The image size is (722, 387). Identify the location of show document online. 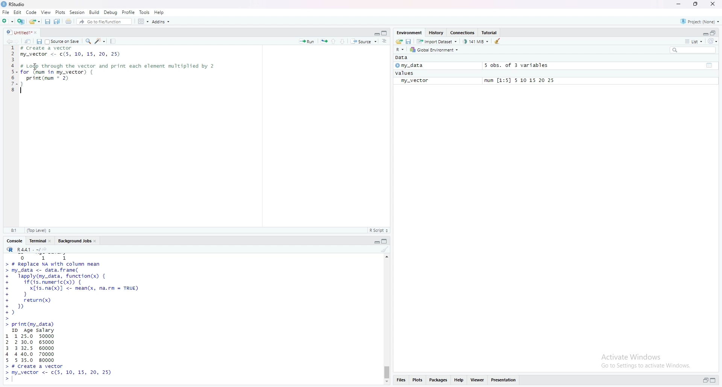
(387, 42).